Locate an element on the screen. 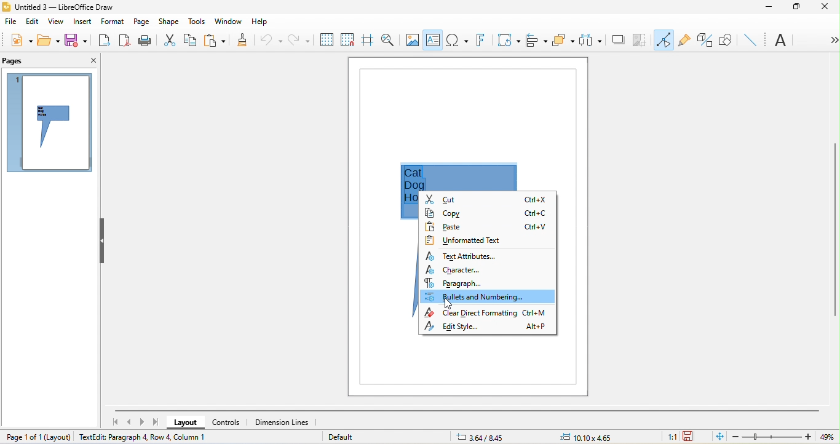 The image size is (840, 444). print is located at coordinates (145, 42).